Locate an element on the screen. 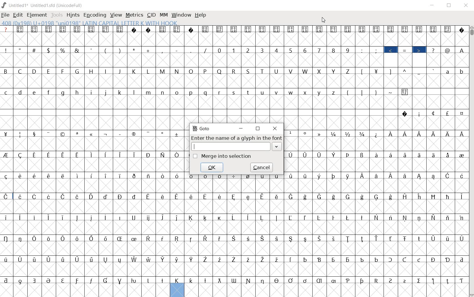  empty glyph slots is located at coordinates (234, 60).